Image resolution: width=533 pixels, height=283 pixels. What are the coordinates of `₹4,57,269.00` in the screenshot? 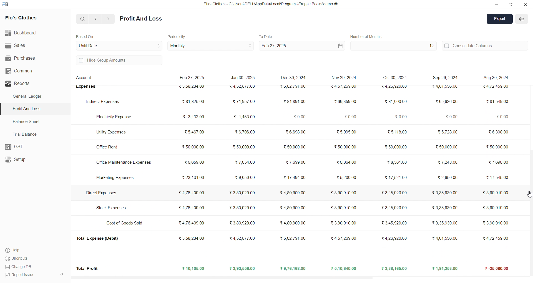 It's located at (344, 237).